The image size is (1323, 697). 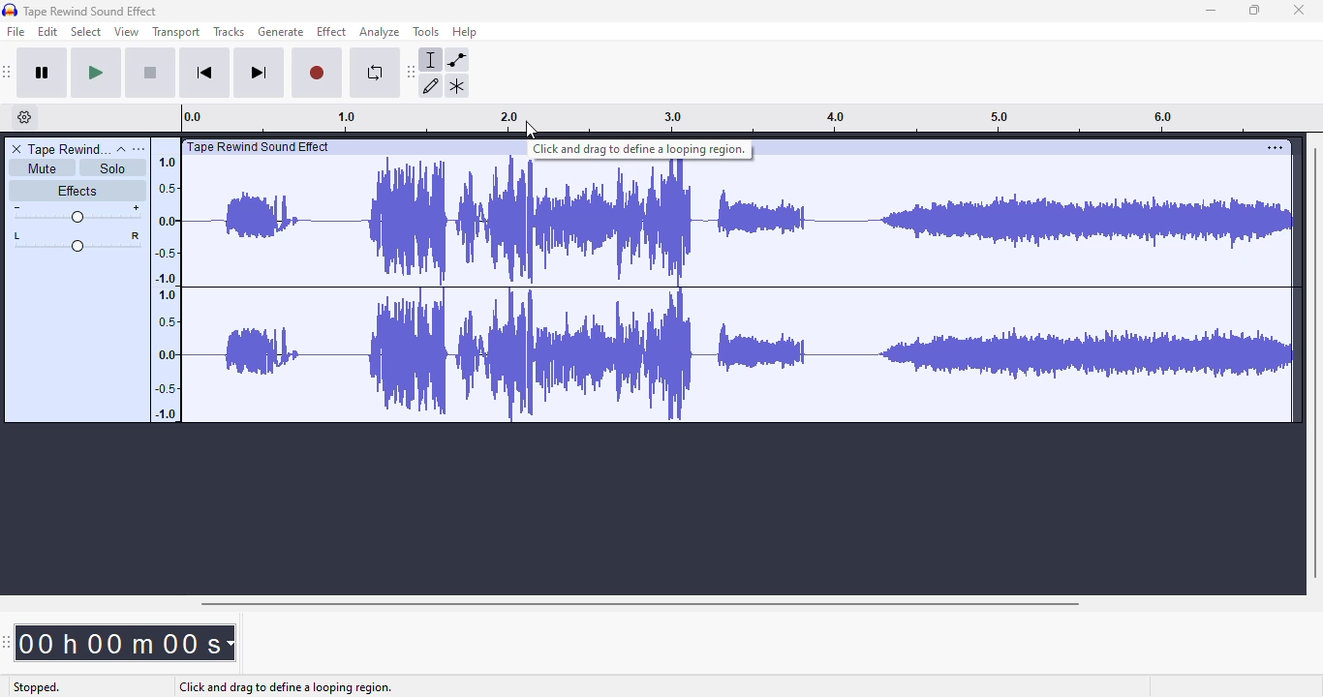 I want to click on edit, so click(x=48, y=32).